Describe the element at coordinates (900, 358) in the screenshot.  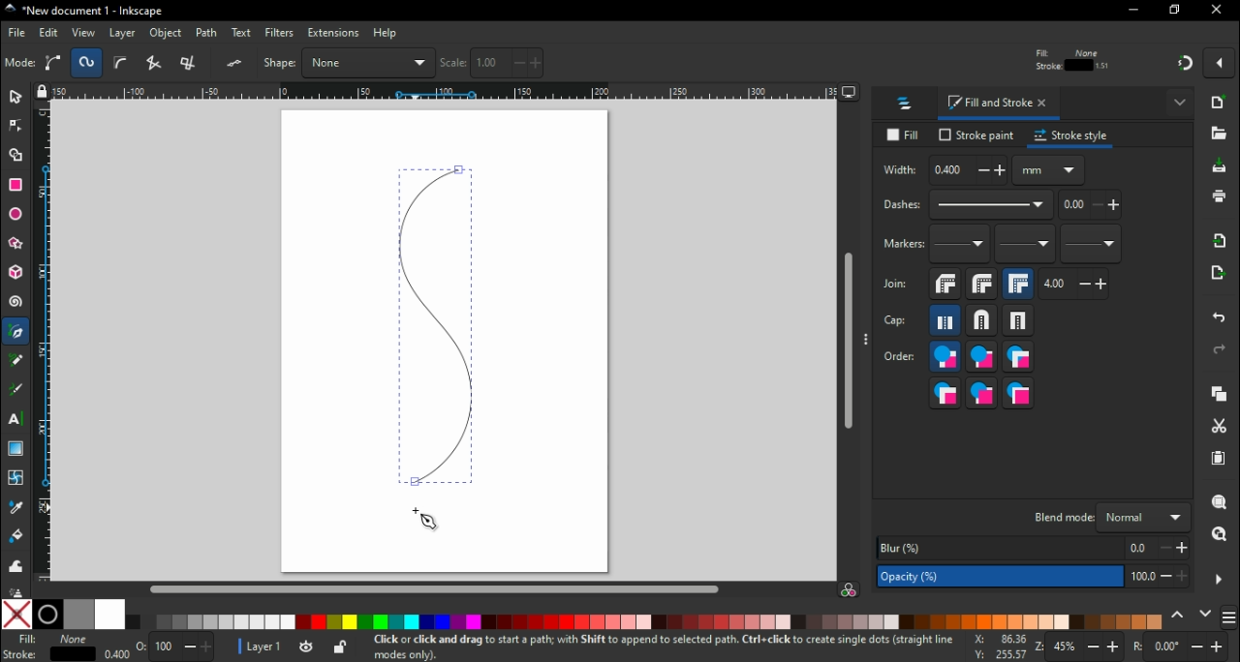
I see `order` at that location.